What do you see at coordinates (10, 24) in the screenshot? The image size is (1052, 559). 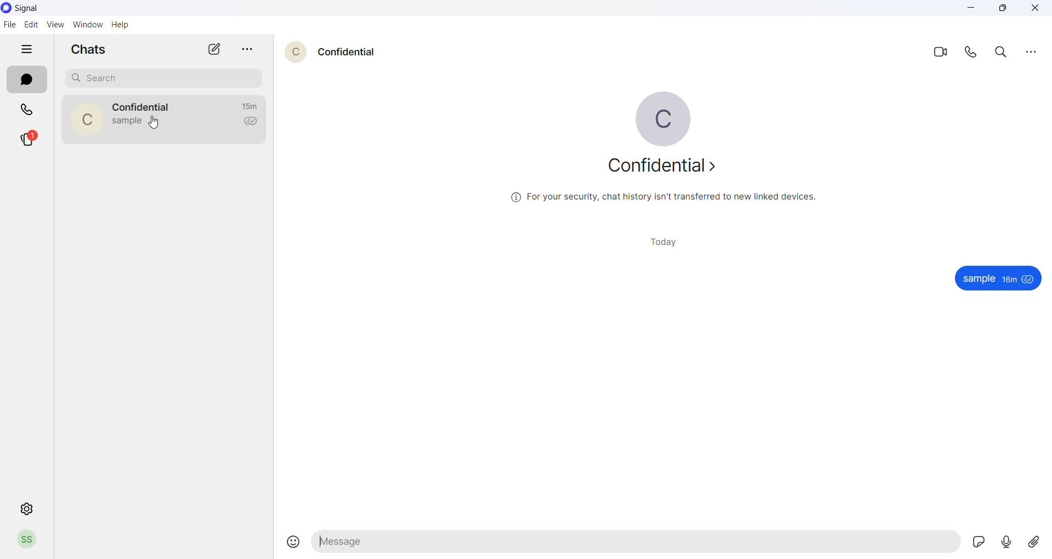 I see `file` at bounding box center [10, 24].